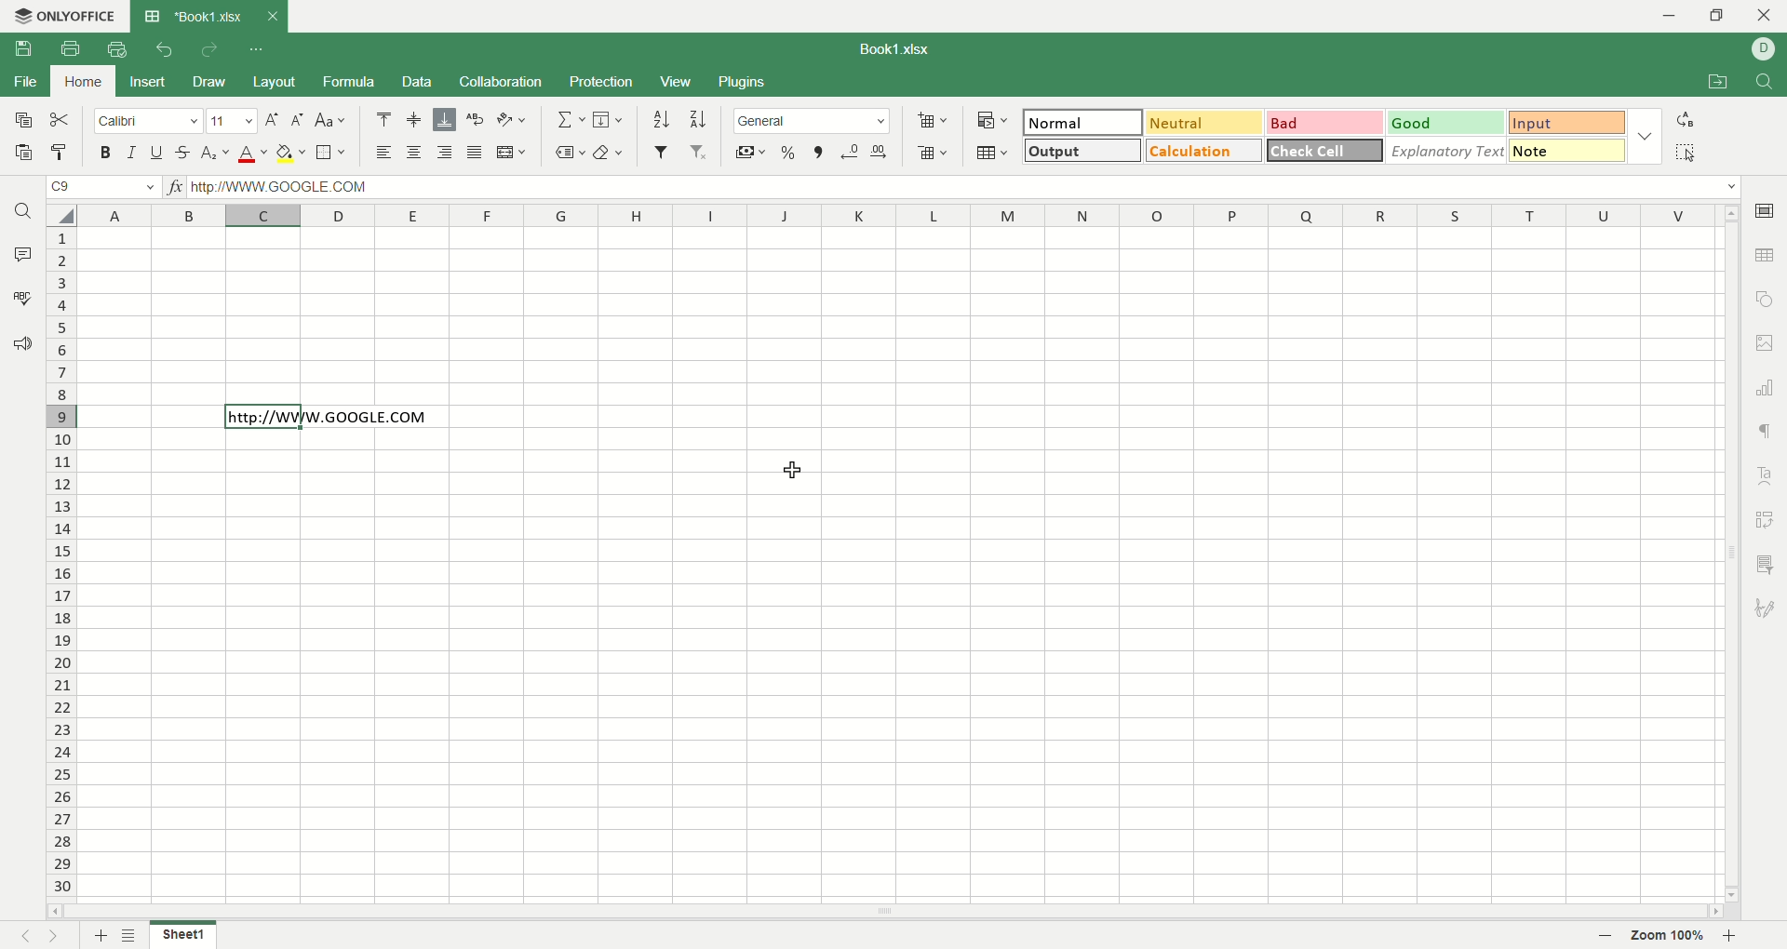  I want to click on input, so click(1565, 124).